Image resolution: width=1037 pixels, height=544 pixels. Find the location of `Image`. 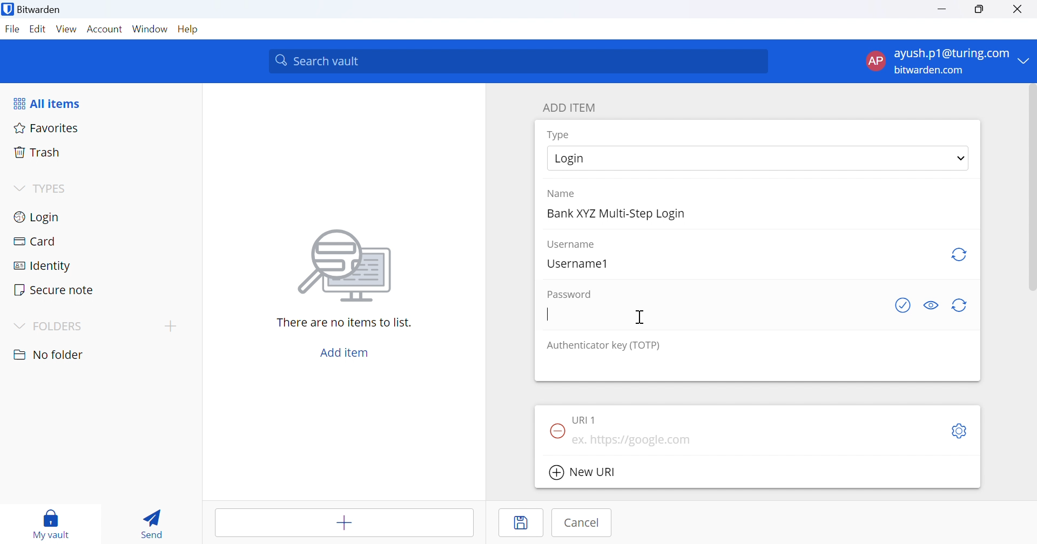

Image is located at coordinates (346, 266).